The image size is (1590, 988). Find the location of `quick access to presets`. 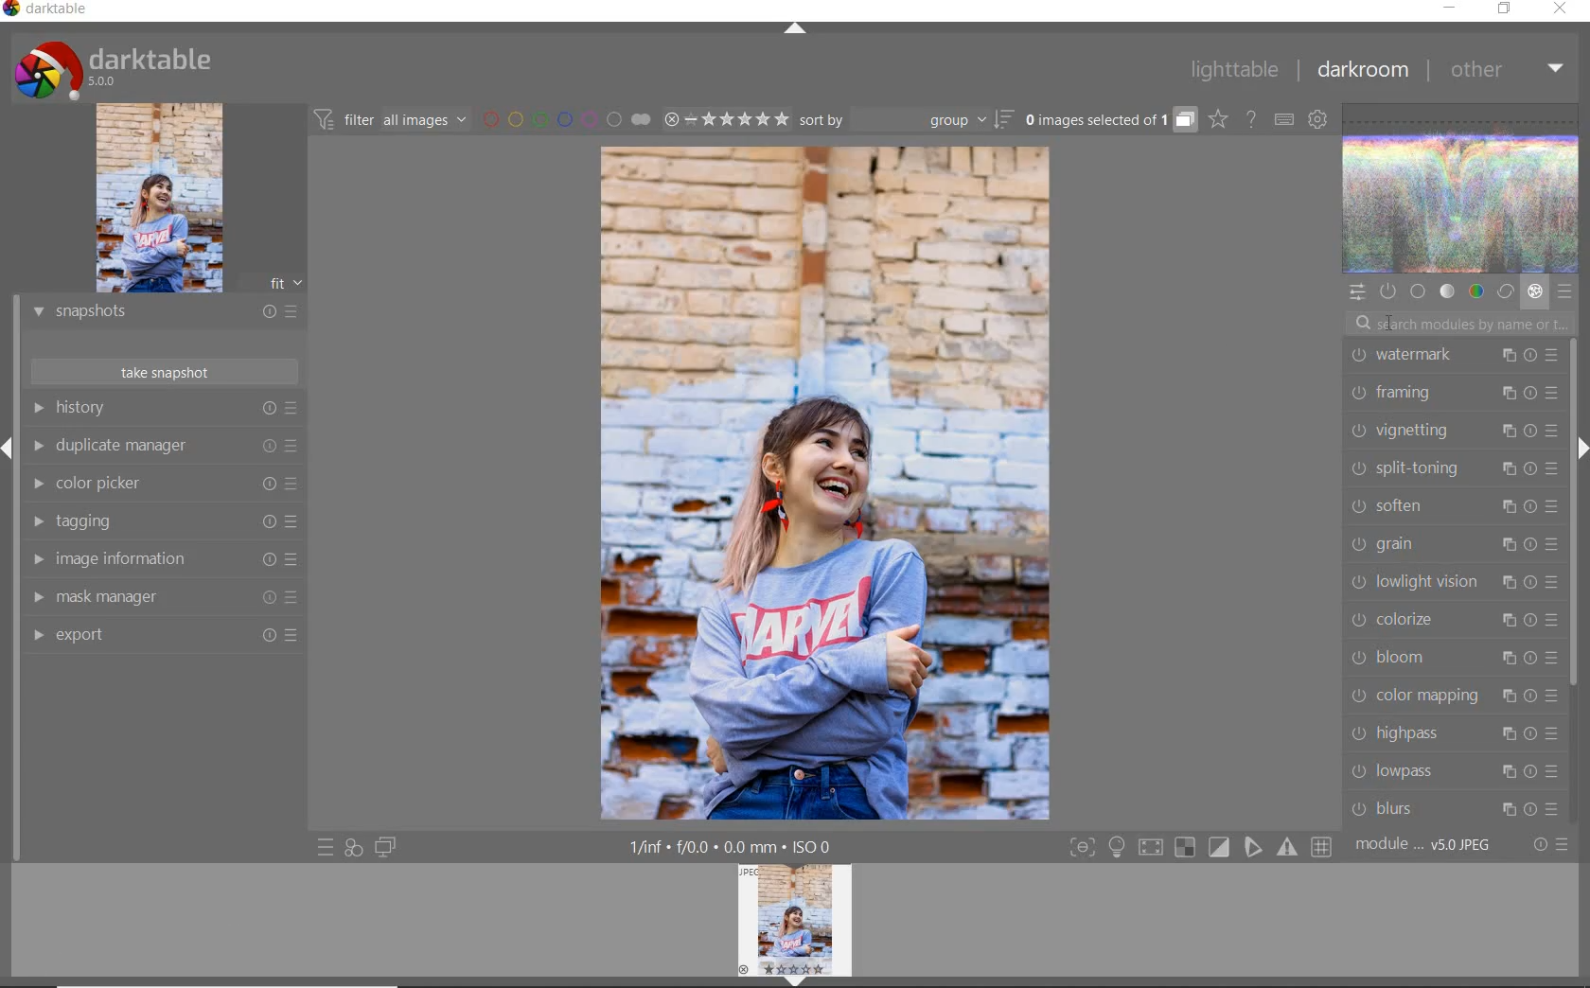

quick access to presets is located at coordinates (327, 846).